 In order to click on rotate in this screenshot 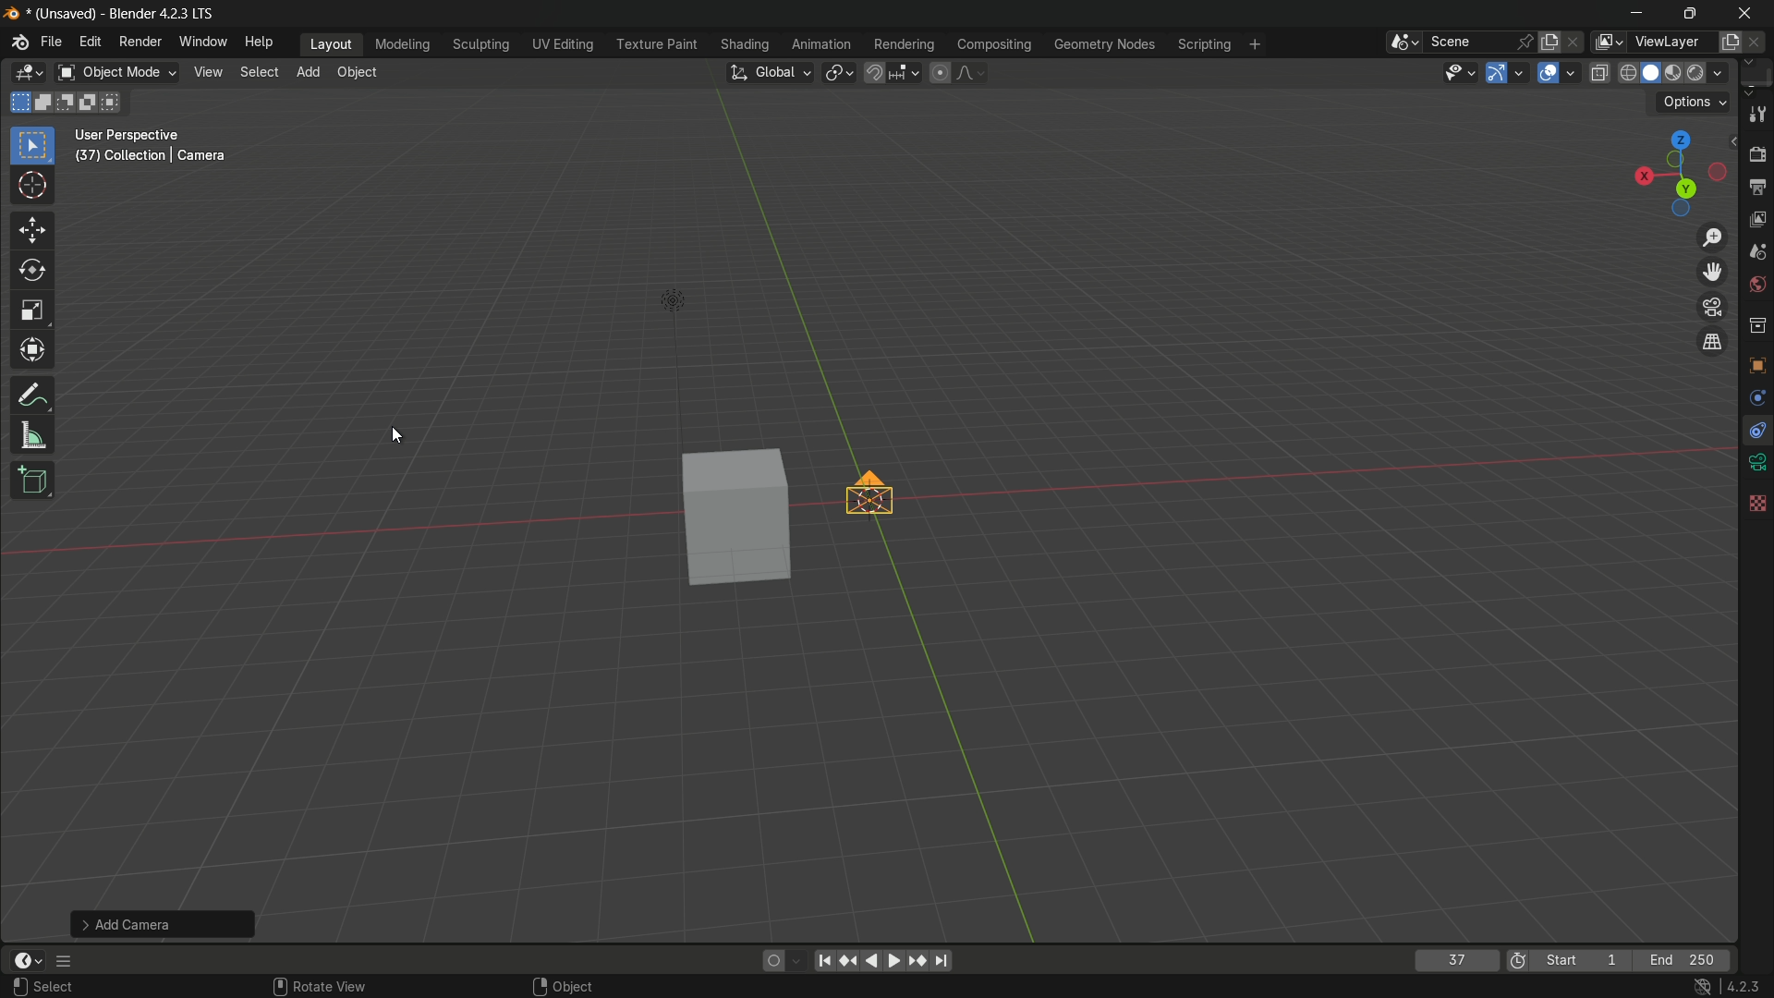, I will do `click(32, 272)`.